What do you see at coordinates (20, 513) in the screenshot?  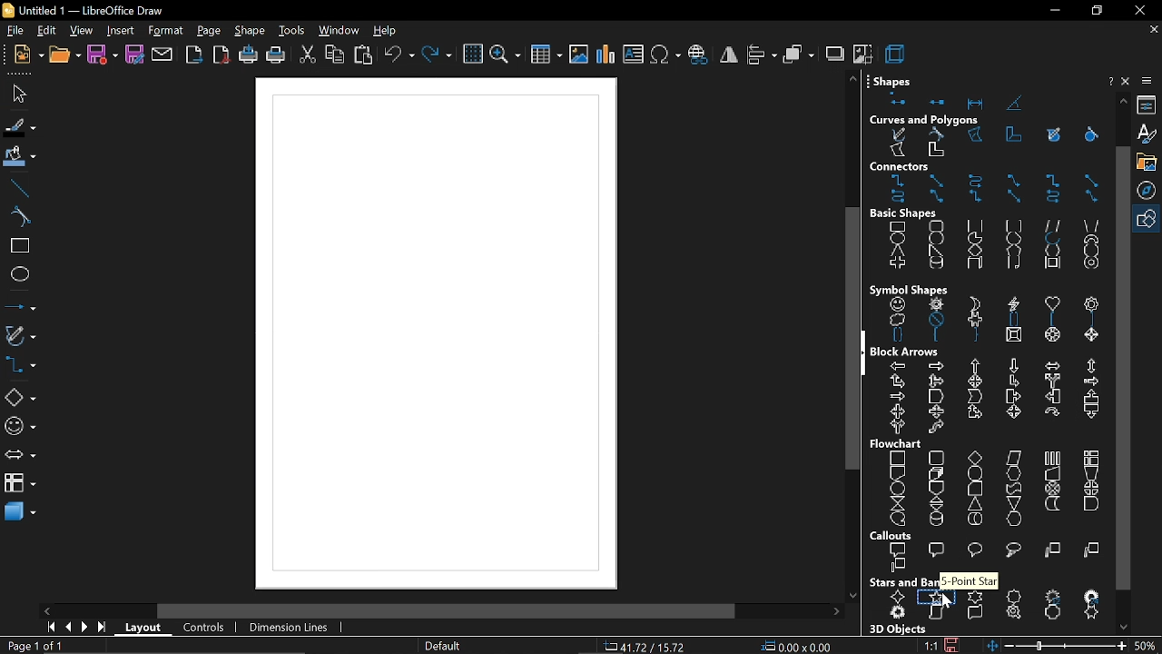 I see `3d shapes` at bounding box center [20, 513].